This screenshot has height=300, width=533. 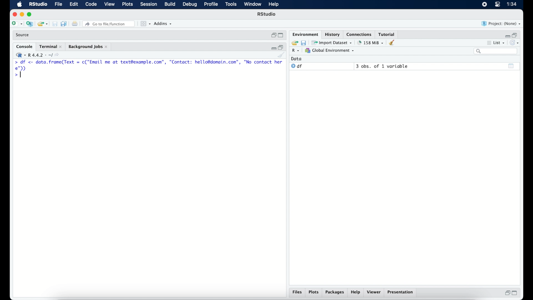 I want to click on > df <- Se renee = c("Email me at text@example.com”, "Contact: hello@domain.com”, "No contact
here");, so click(x=149, y=65).